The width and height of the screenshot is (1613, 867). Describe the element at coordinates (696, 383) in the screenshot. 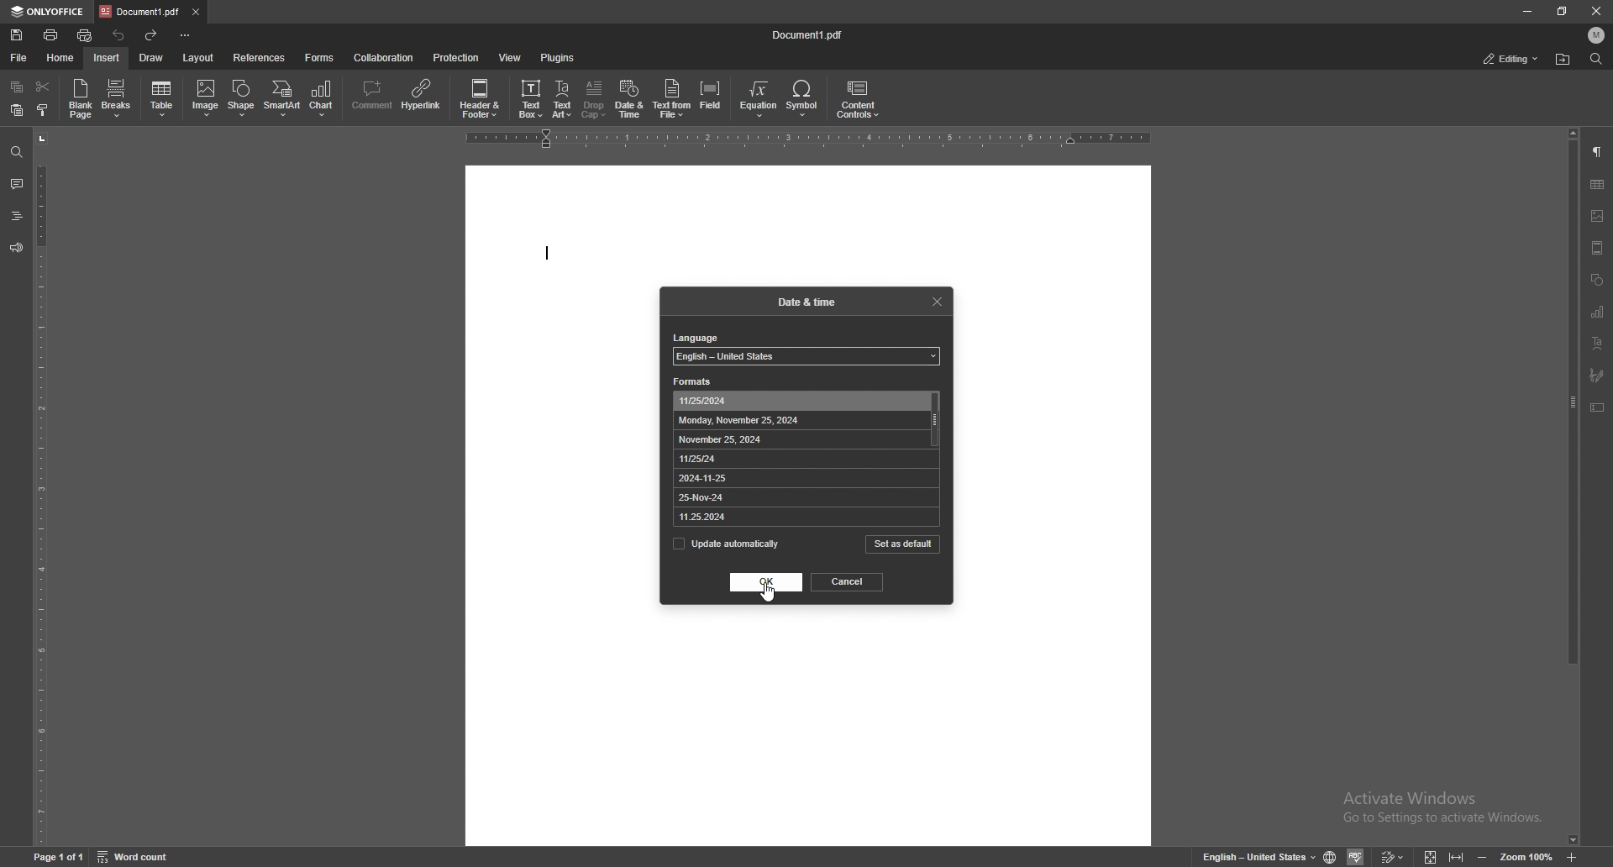

I see `formats` at that location.